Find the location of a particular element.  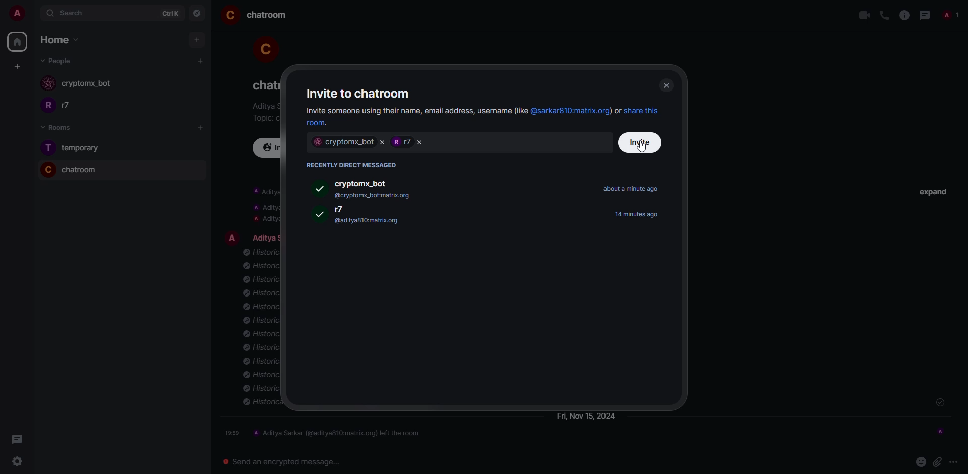

invite share is located at coordinates (414, 111).